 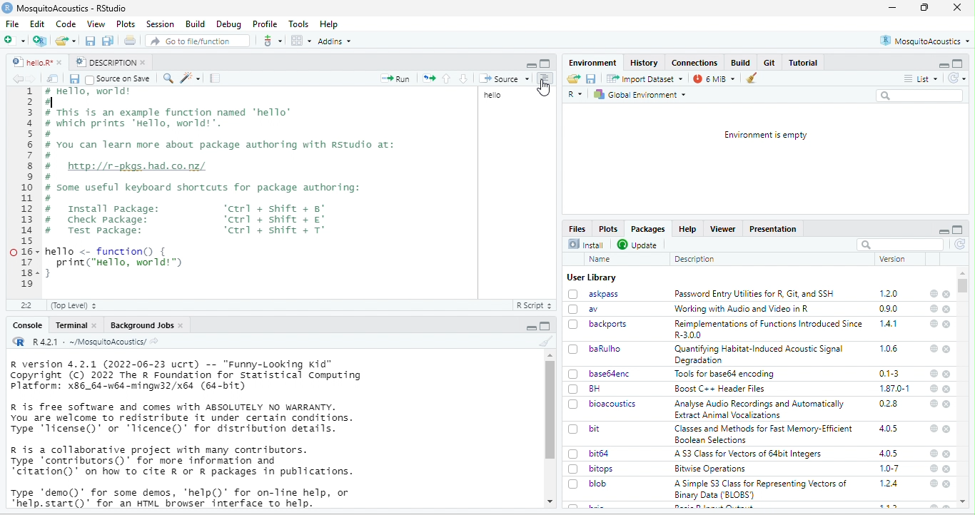 I want to click on help, so click(x=932, y=310).